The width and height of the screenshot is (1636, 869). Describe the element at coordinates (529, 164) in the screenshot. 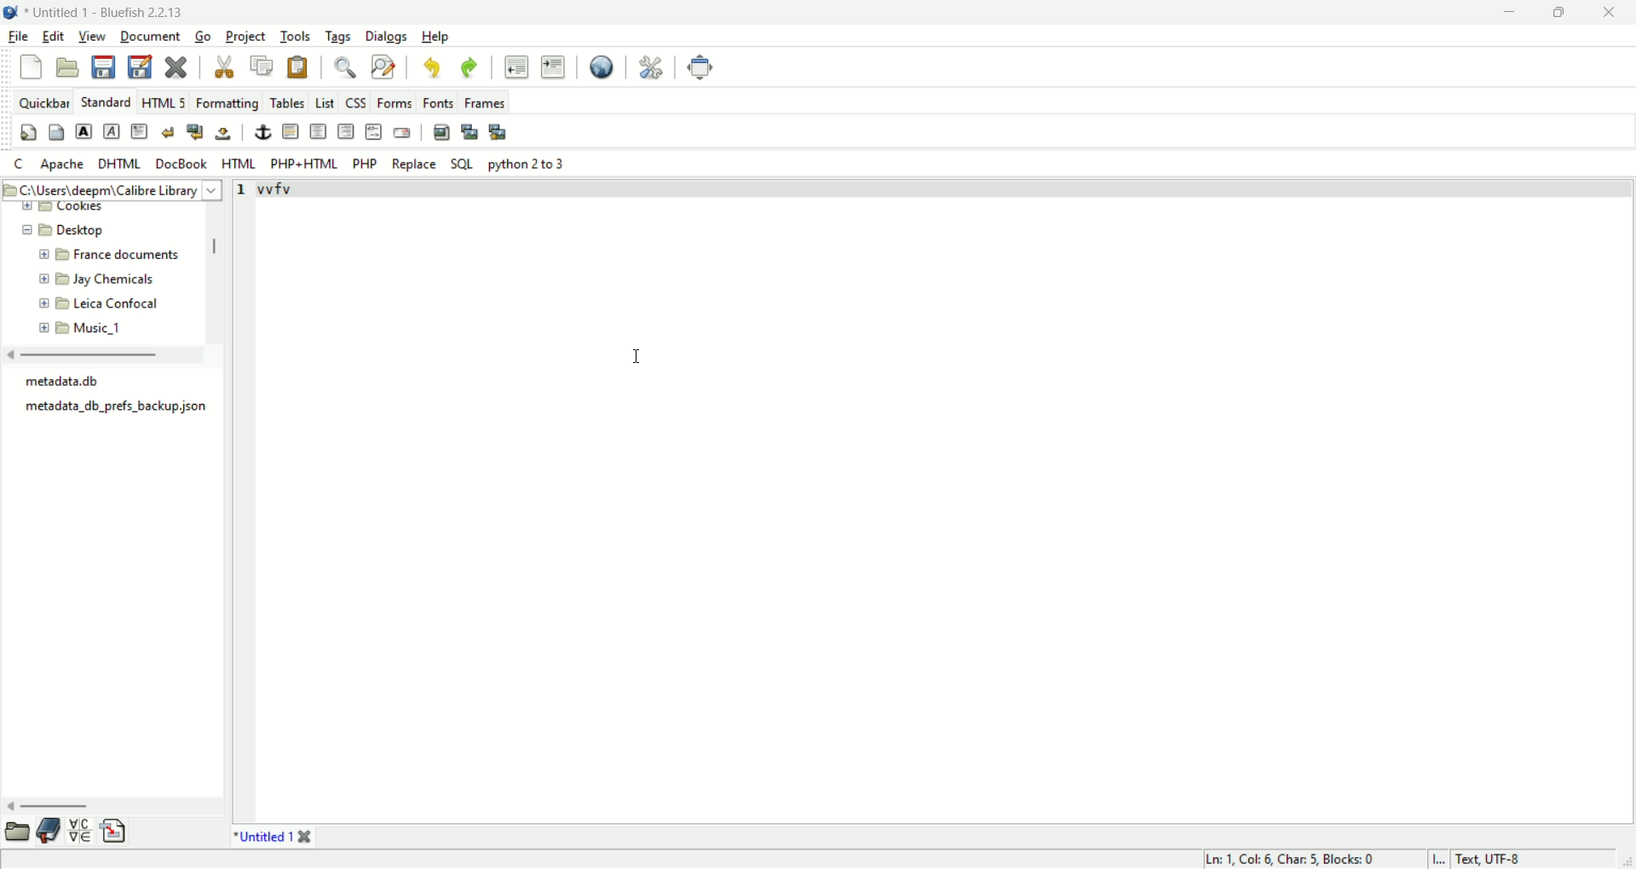

I see `python 2 to` at that location.